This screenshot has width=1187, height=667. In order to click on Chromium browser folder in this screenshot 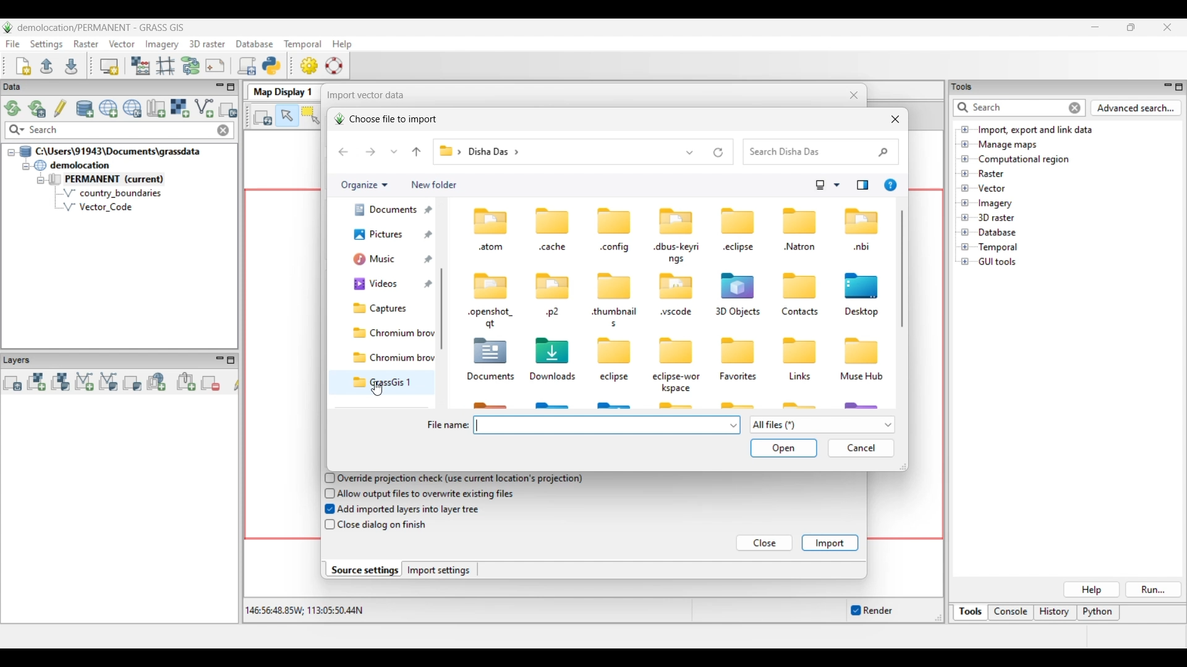, I will do `click(391, 358)`.